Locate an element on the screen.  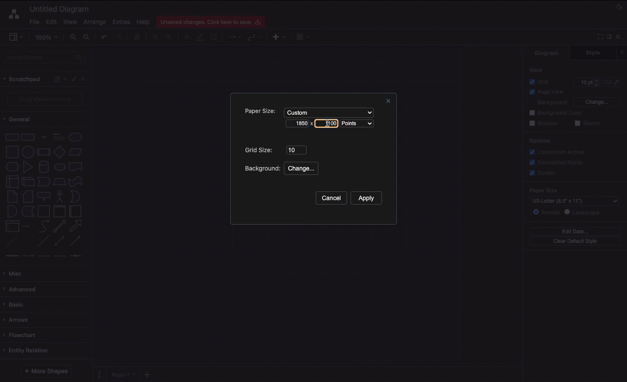
Trash is located at coordinates (138, 38).